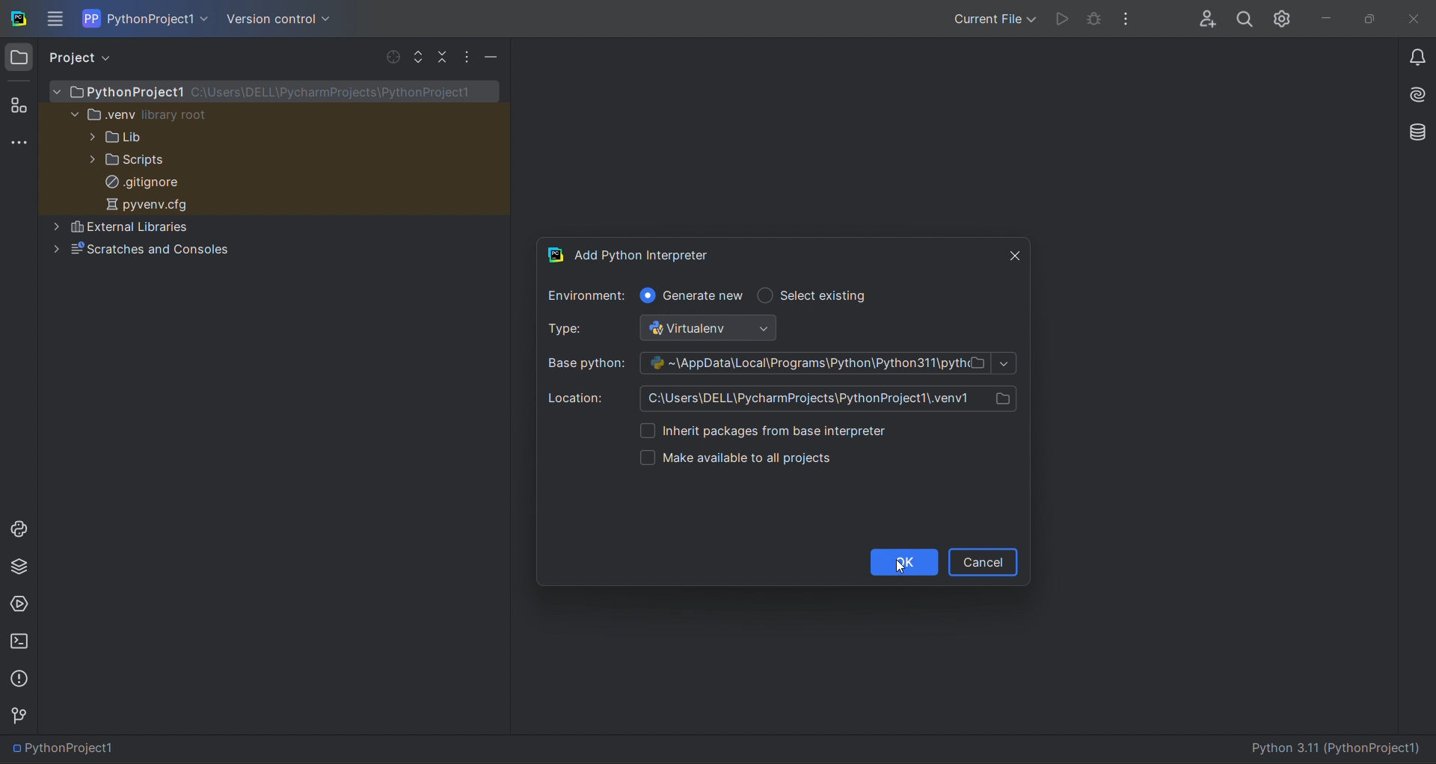 This screenshot has height=764, width=1436. I want to click on minimize, so click(492, 57).